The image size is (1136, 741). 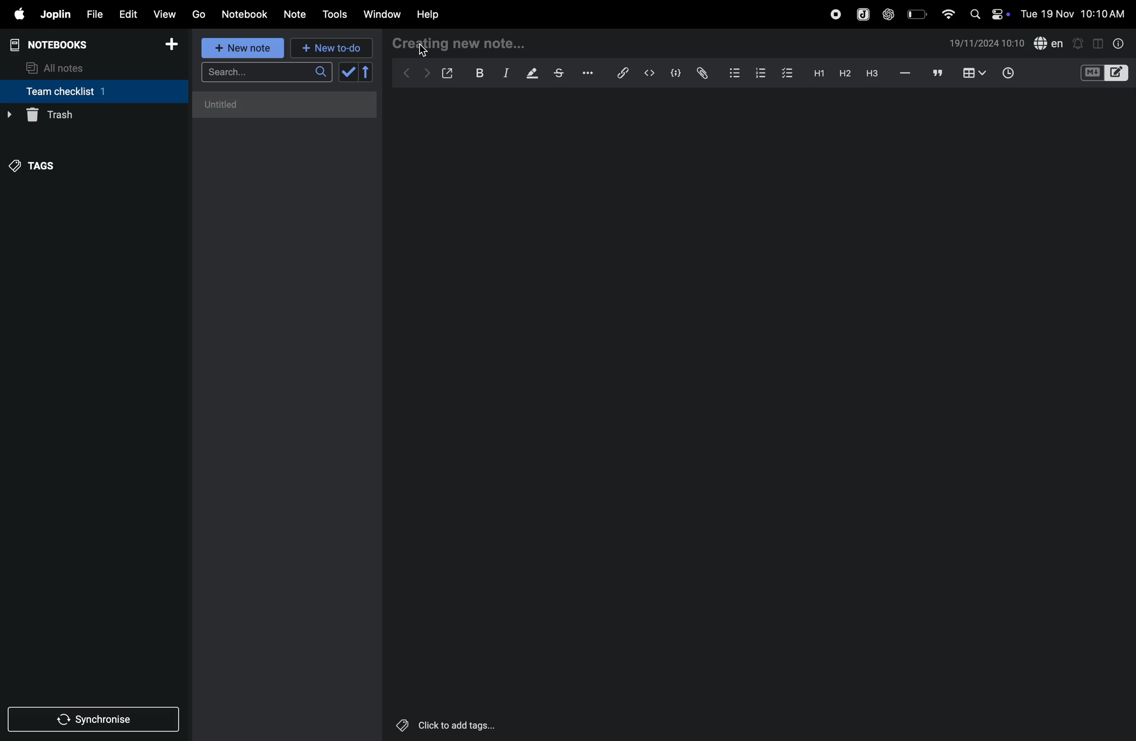 What do you see at coordinates (1094, 43) in the screenshot?
I see `toggle editor` at bounding box center [1094, 43].